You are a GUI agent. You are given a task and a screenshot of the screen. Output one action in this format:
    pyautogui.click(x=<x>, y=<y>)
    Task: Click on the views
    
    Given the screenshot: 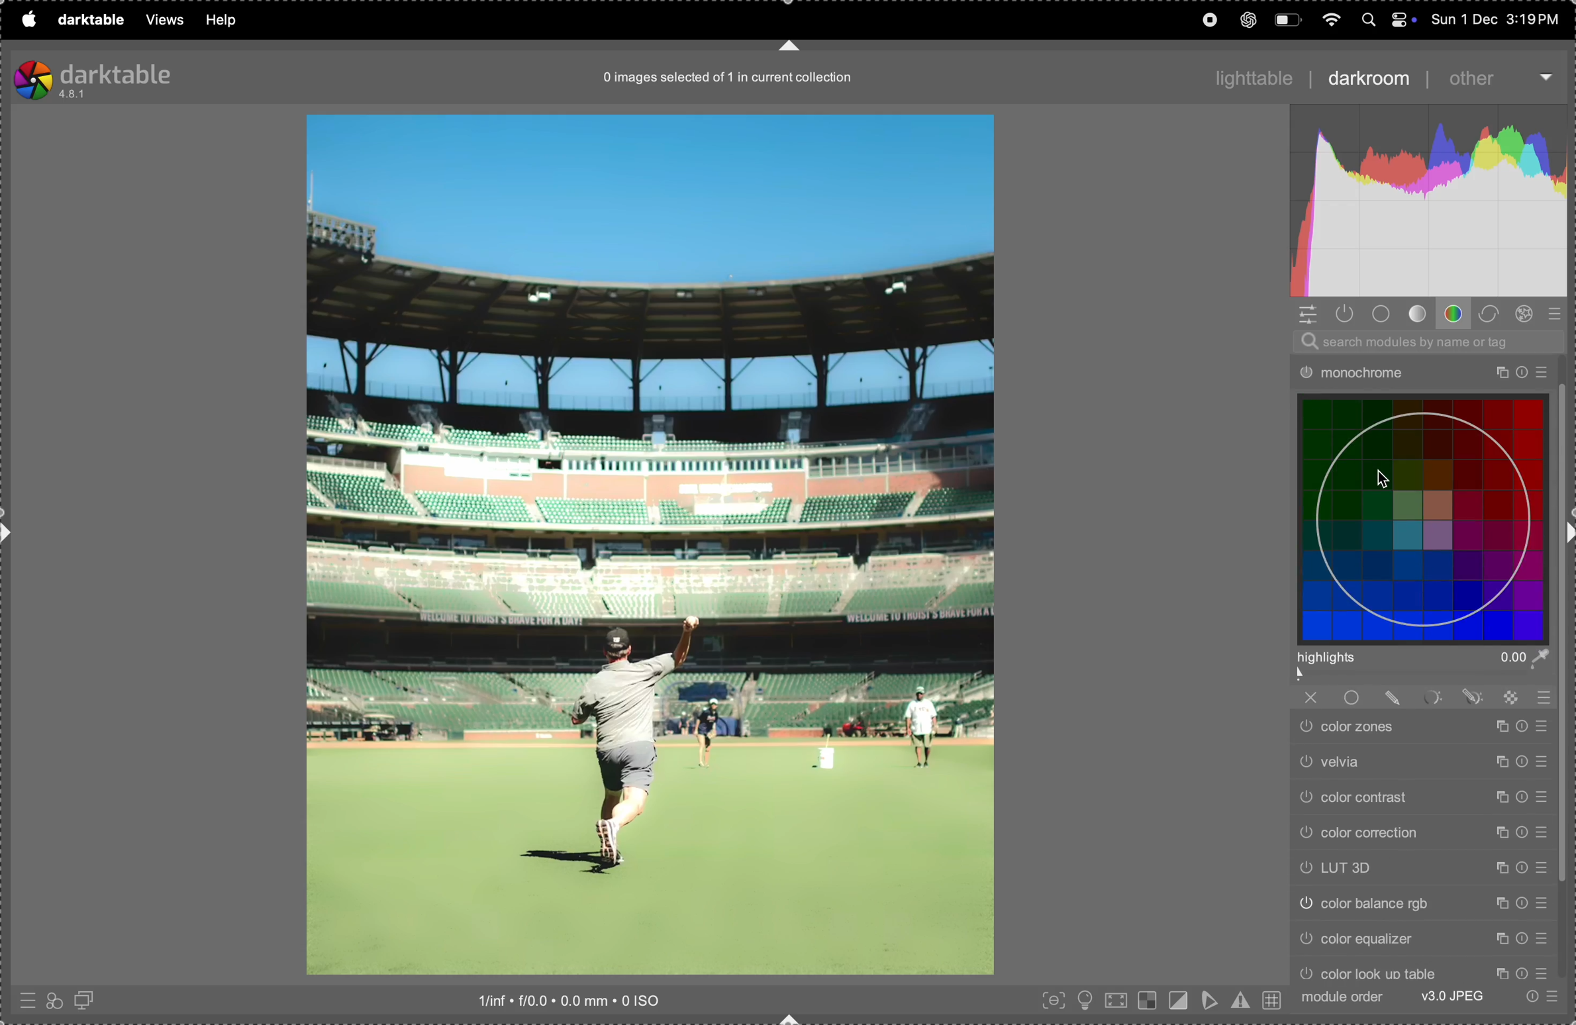 What is the action you would take?
    pyautogui.click(x=164, y=20)
    